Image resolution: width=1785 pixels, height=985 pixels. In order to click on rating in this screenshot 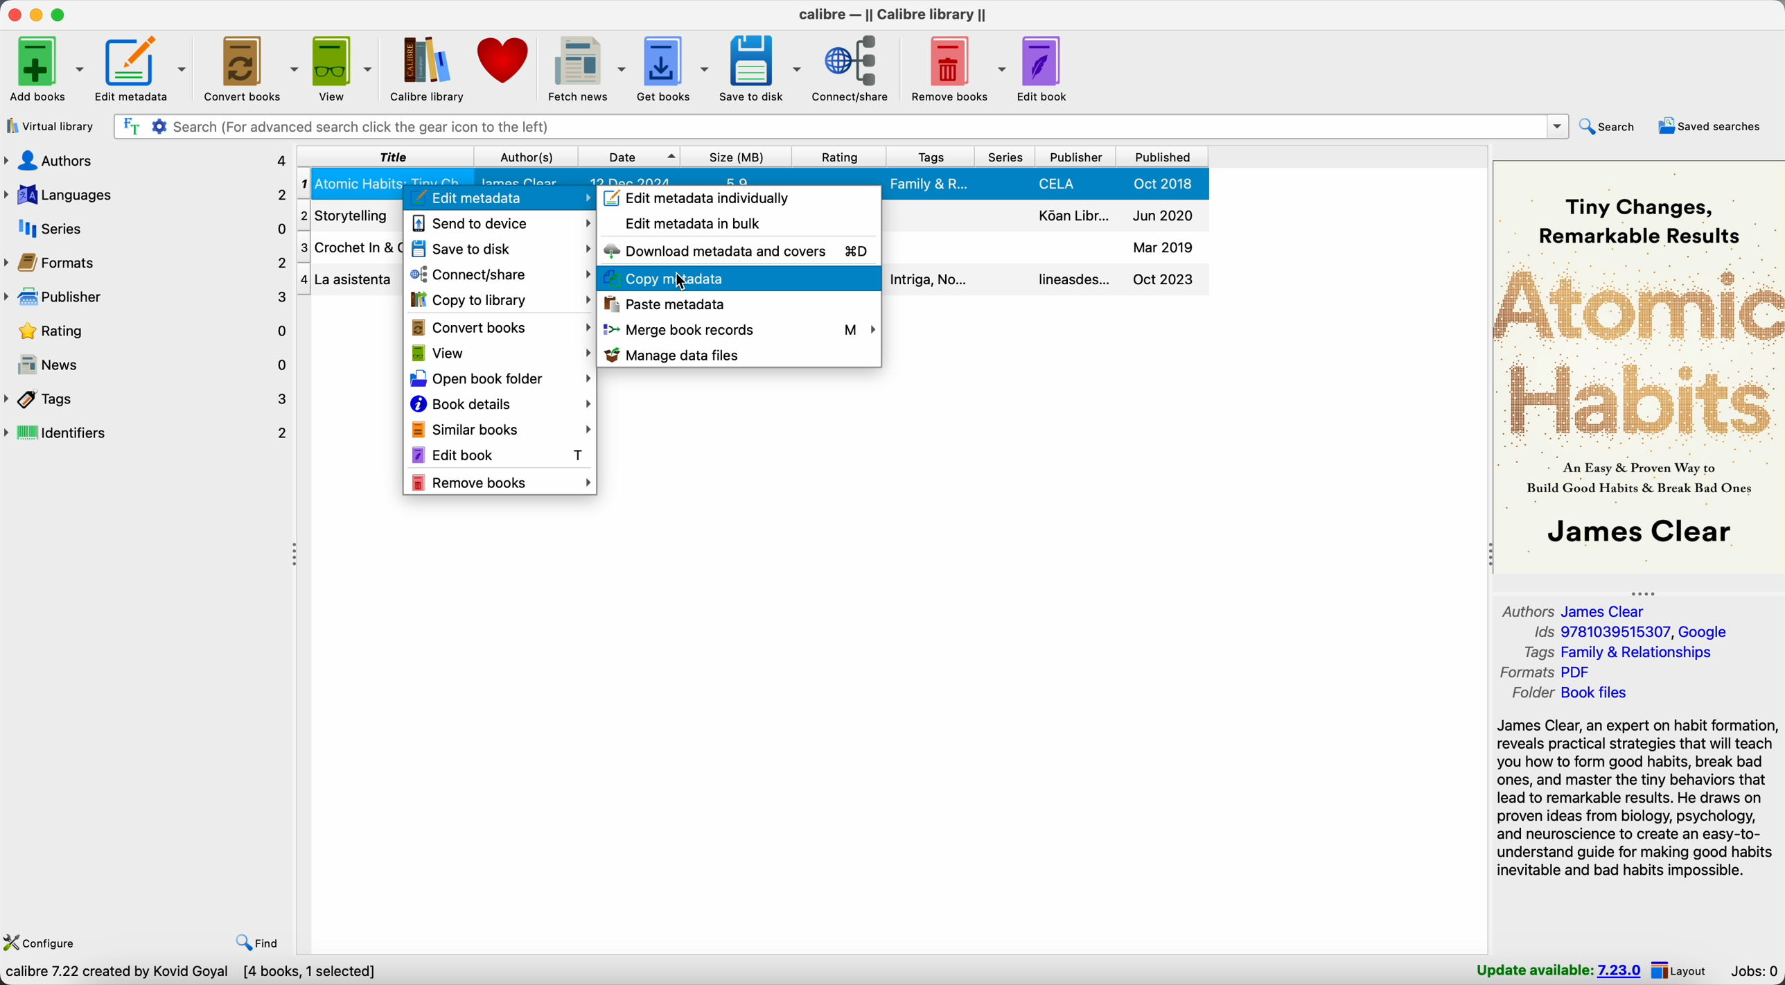, I will do `click(841, 155)`.